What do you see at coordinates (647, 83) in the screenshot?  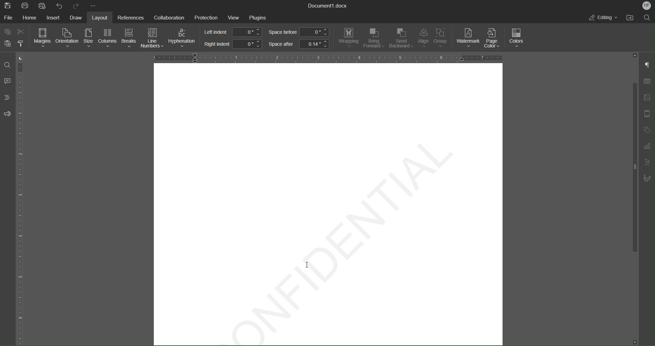 I see `Table` at bounding box center [647, 83].